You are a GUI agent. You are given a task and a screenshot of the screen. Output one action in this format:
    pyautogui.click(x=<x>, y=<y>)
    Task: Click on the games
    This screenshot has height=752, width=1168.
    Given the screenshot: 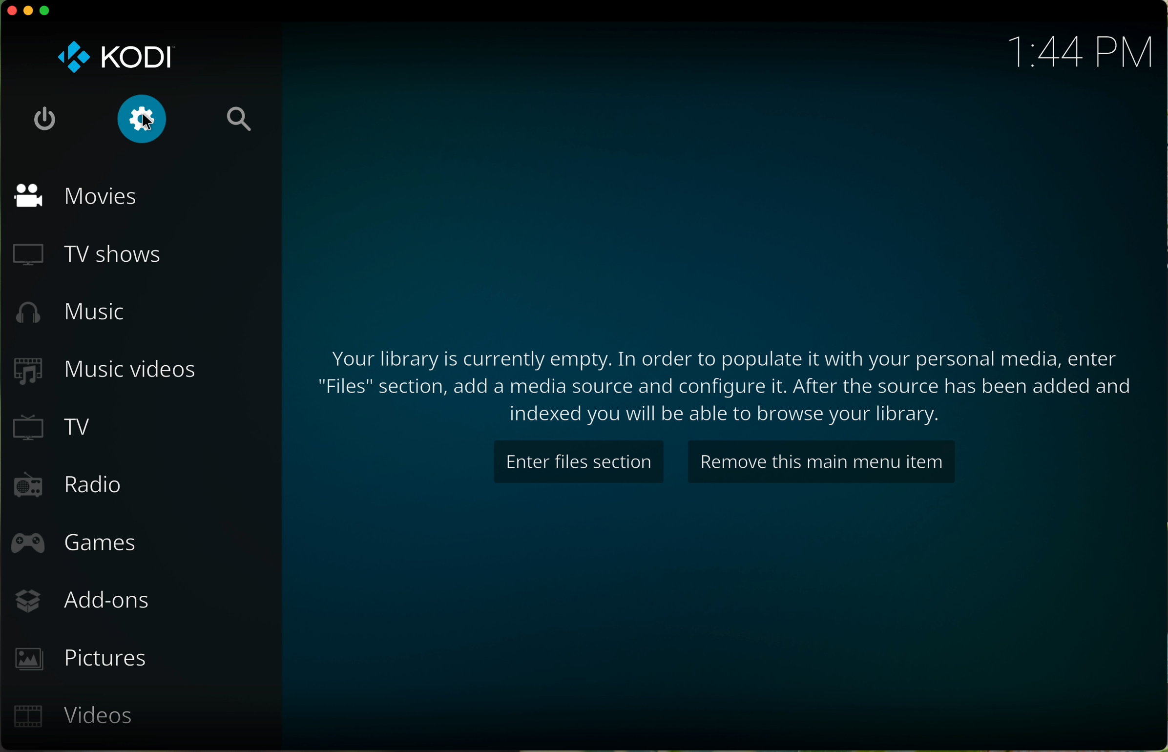 What is the action you would take?
    pyautogui.click(x=72, y=546)
    